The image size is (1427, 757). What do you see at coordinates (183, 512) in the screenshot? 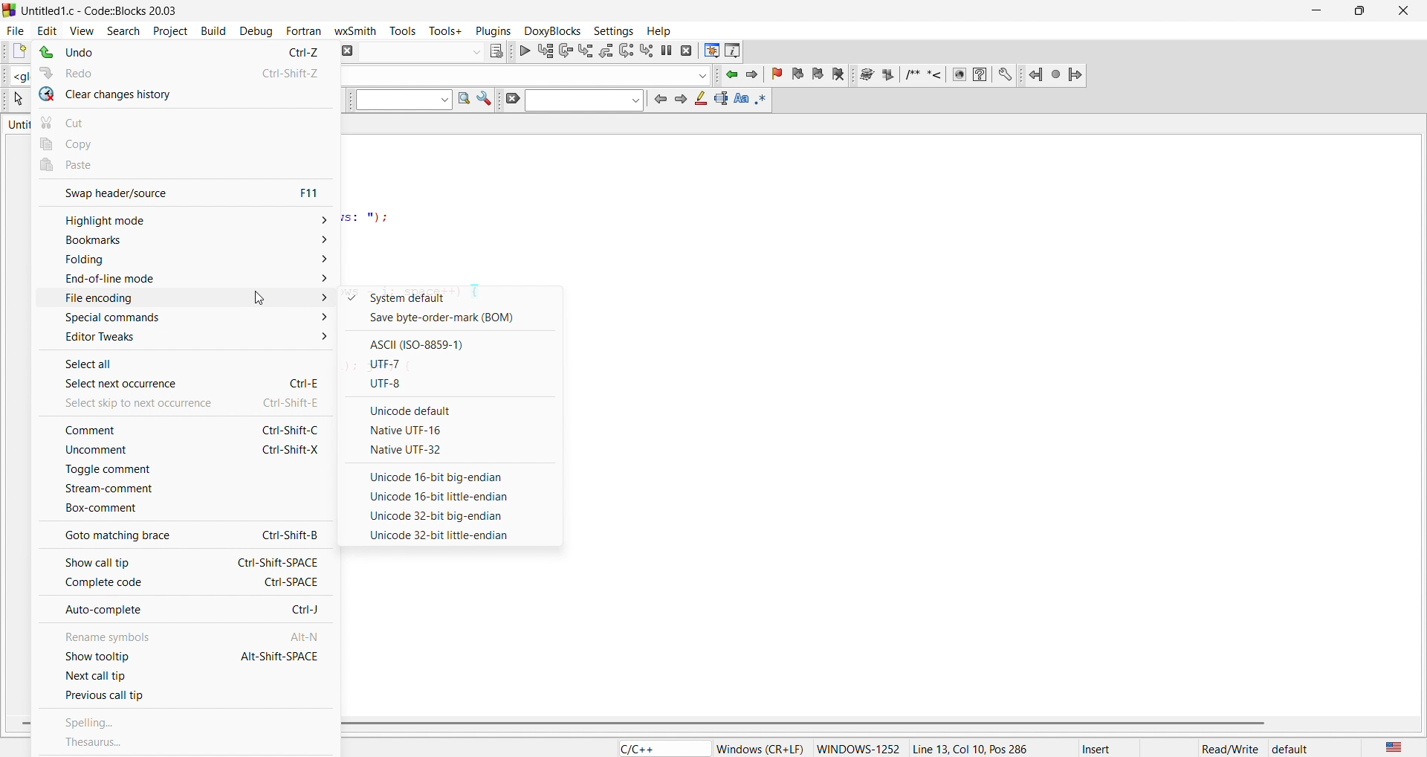
I see `box comment ` at bounding box center [183, 512].